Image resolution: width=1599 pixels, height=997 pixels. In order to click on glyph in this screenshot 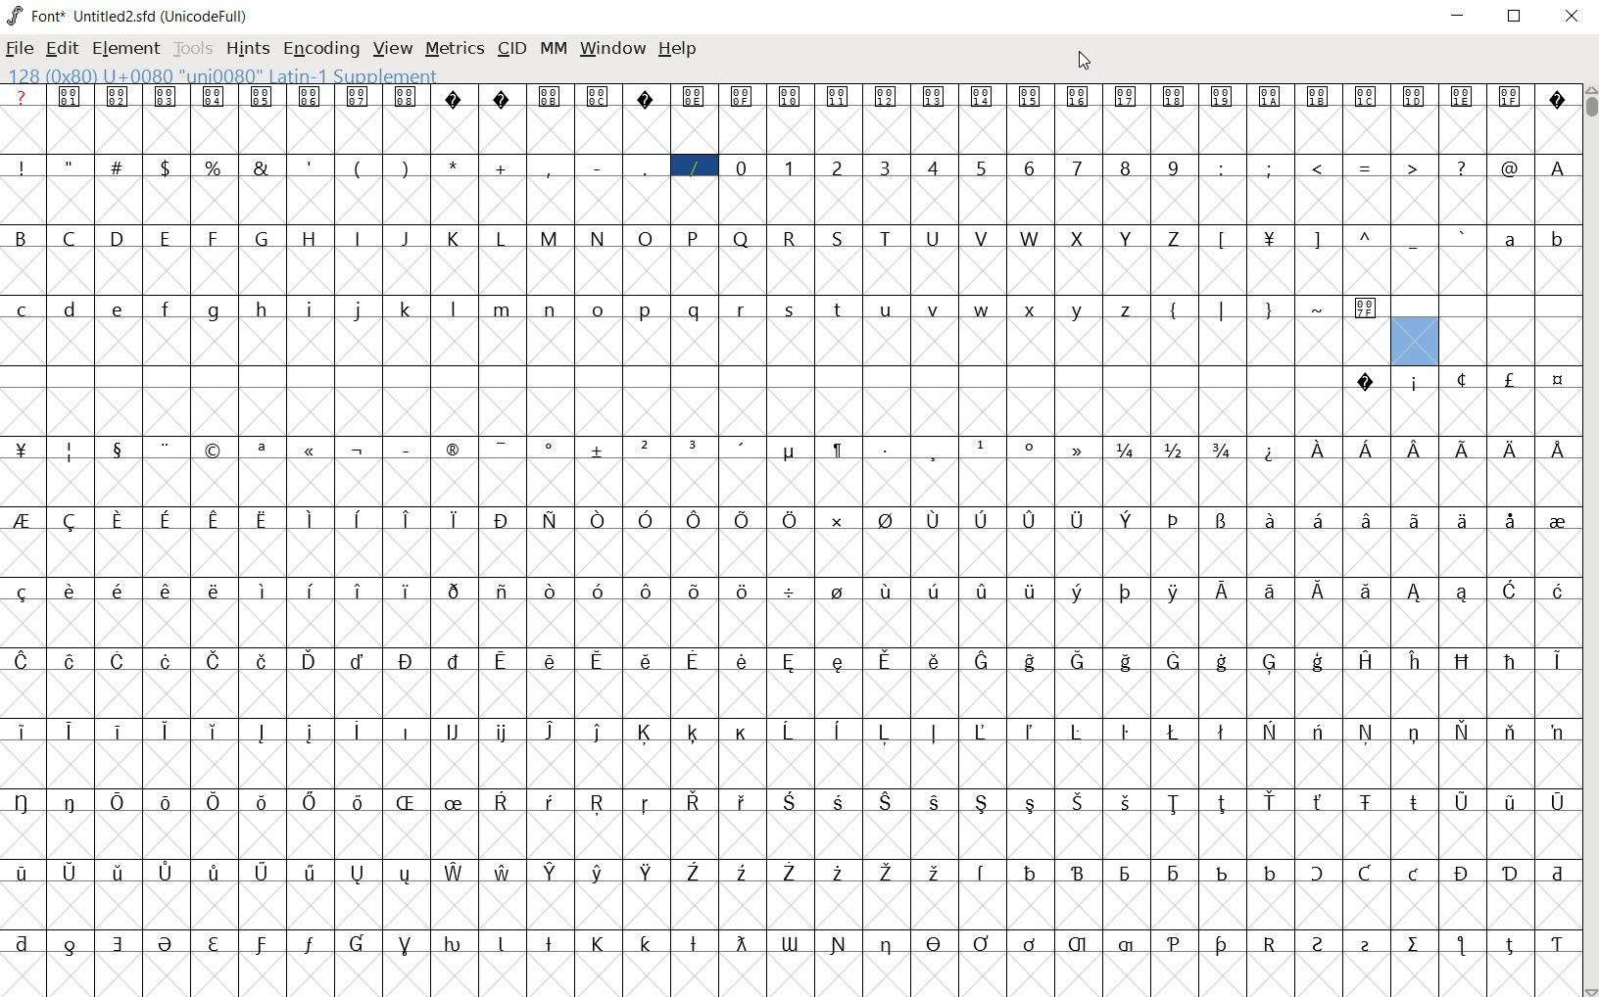, I will do `click(1078, 873)`.